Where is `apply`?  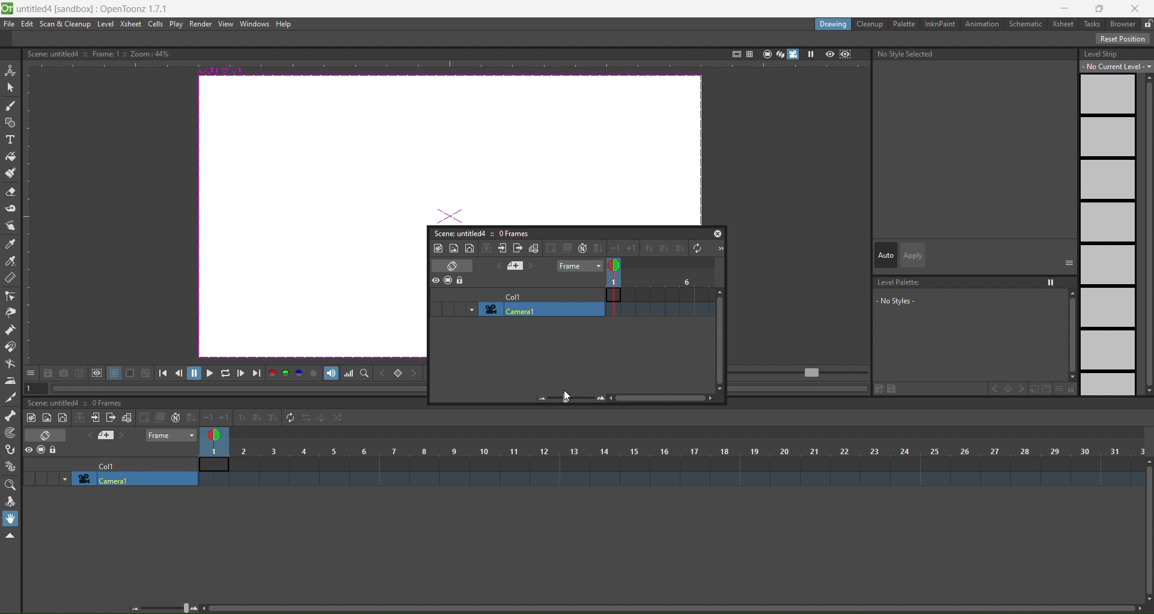 apply is located at coordinates (912, 255).